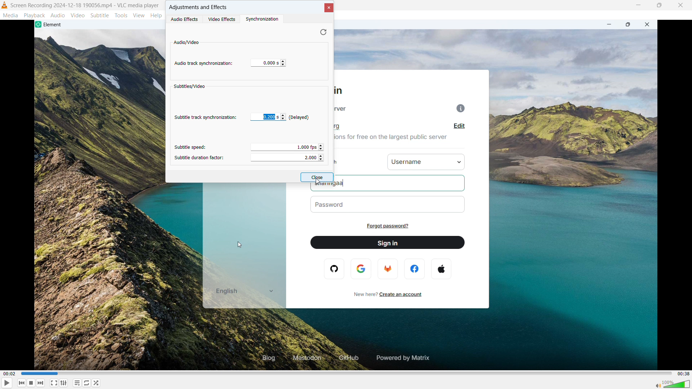  Describe the element at coordinates (609, 25) in the screenshot. I see `minimize` at that location.